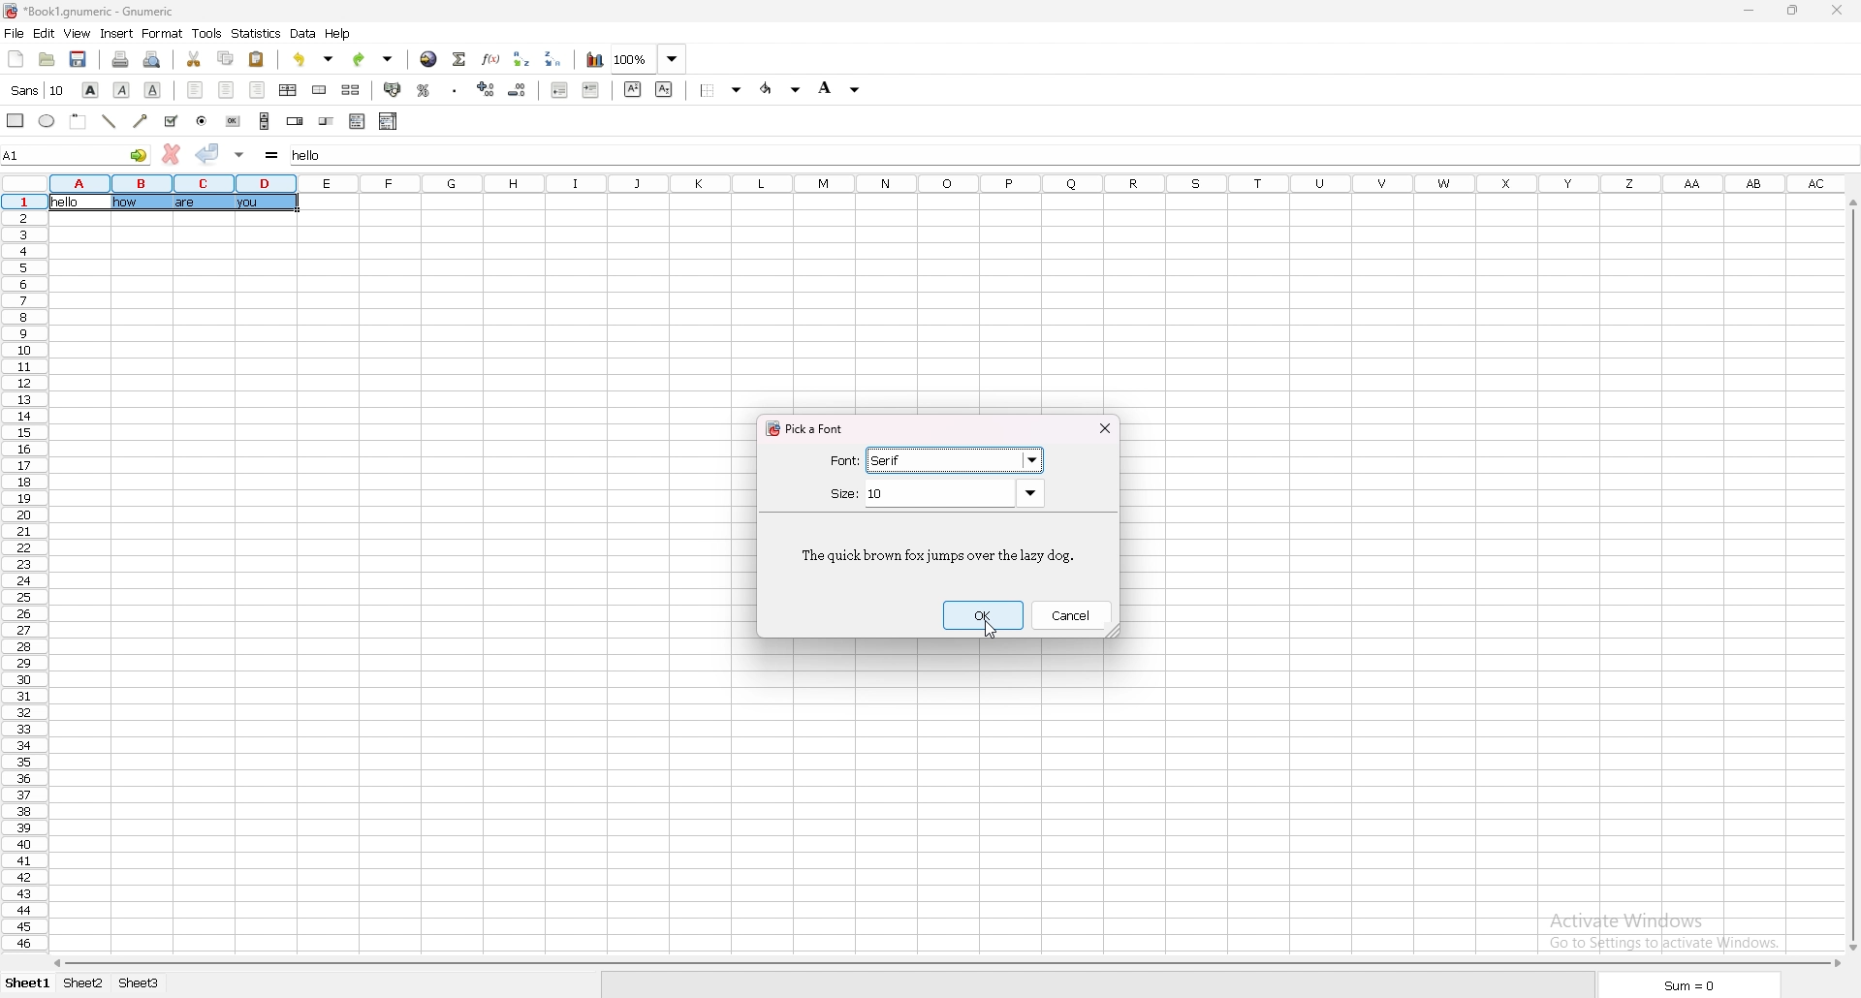  Describe the element at coordinates (272, 154) in the screenshot. I see `formula` at that location.